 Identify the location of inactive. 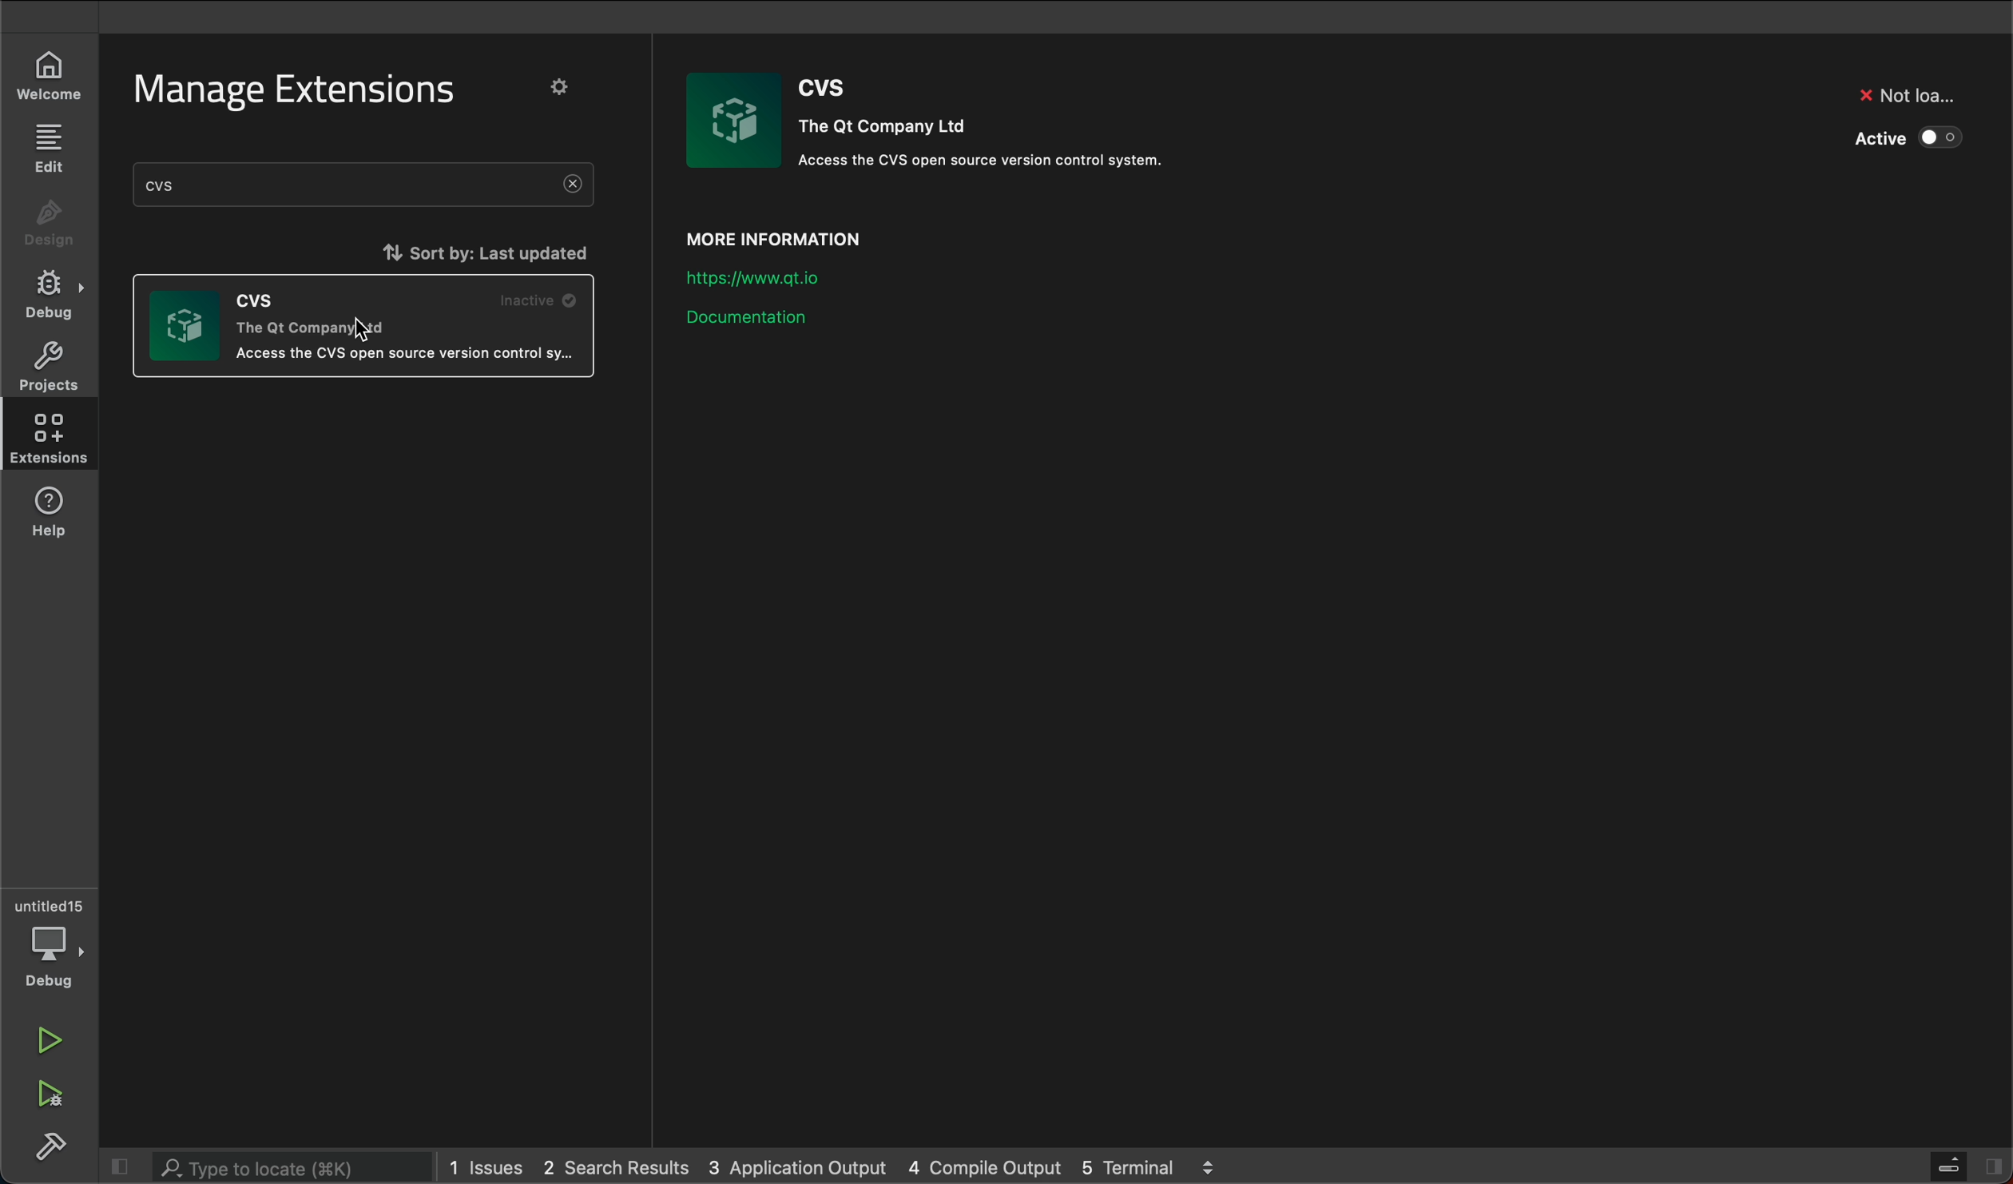
(542, 300).